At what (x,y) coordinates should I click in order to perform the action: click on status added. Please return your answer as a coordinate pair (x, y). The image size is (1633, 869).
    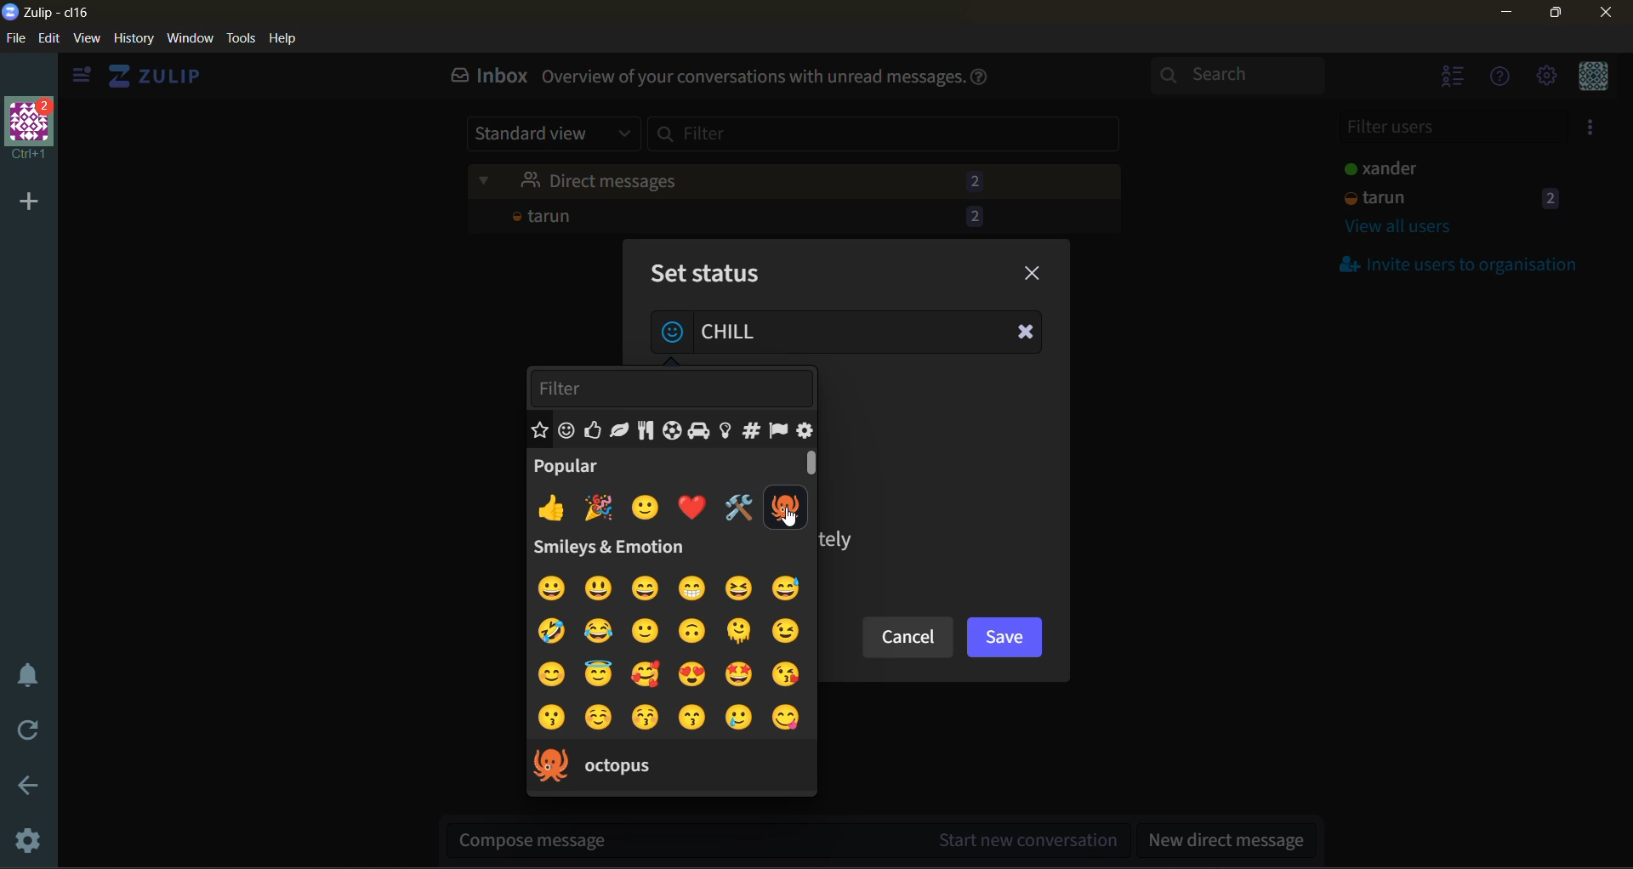
    Looking at the image, I should click on (728, 332).